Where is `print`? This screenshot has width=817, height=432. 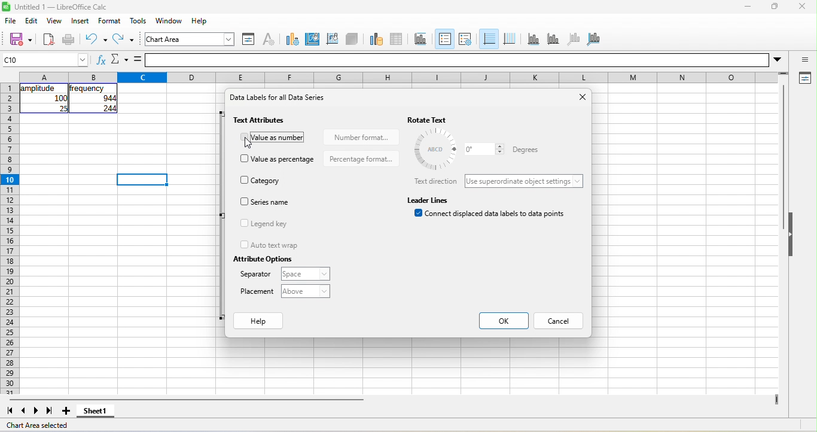 print is located at coordinates (69, 40).